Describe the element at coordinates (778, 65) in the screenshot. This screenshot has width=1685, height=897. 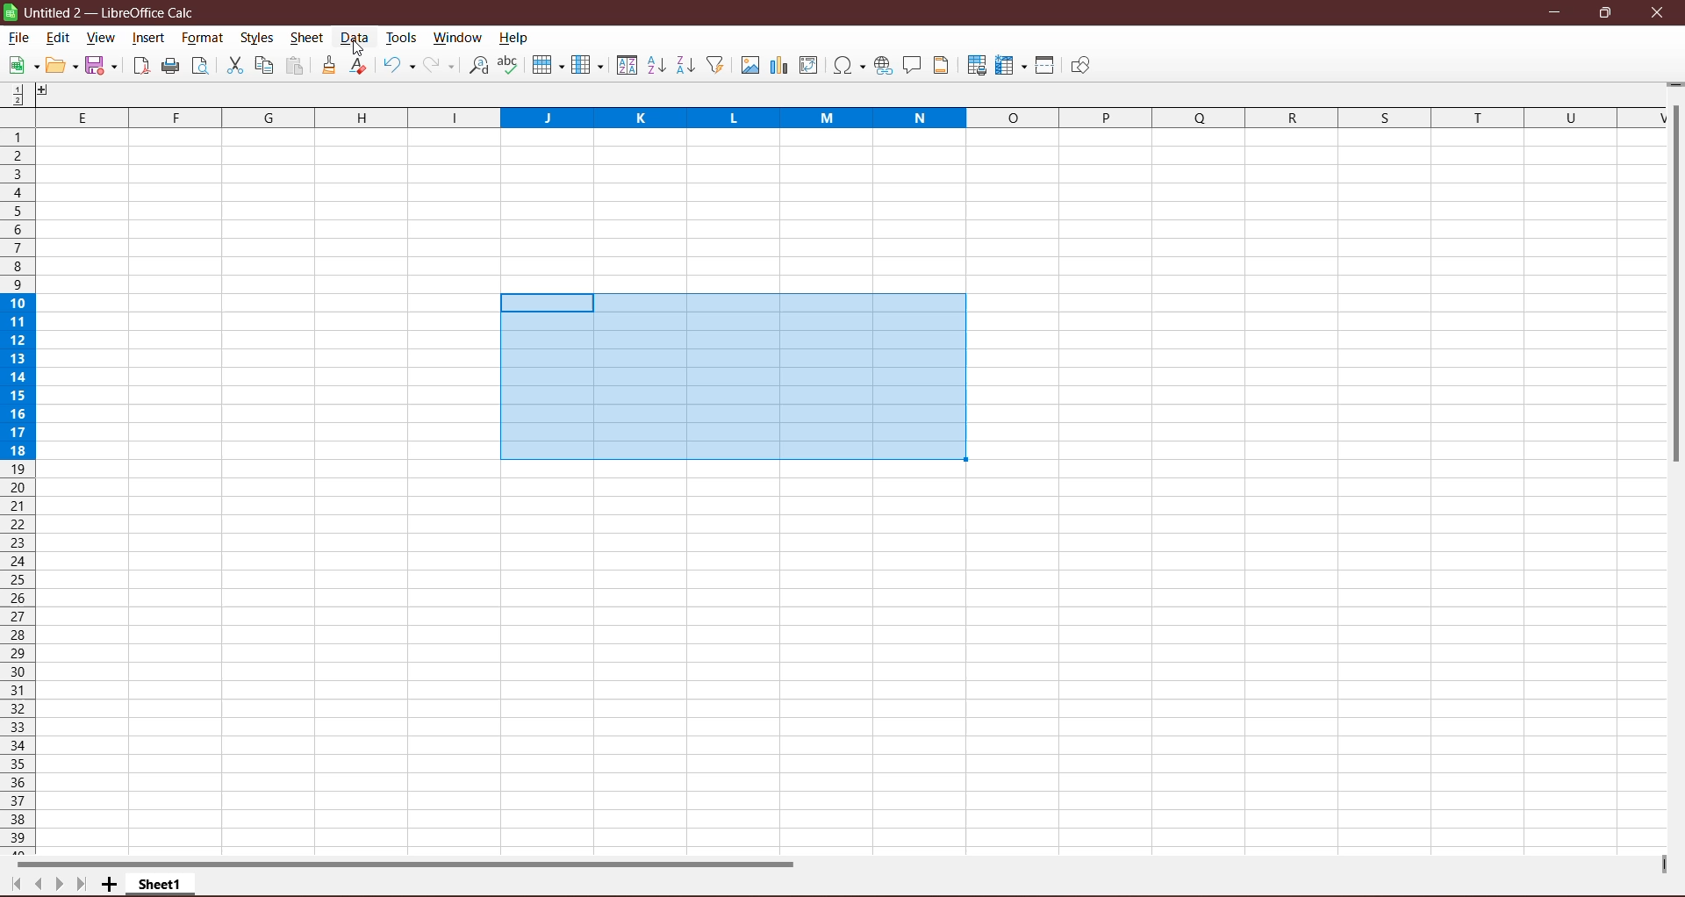
I see `Insert Poll` at that location.